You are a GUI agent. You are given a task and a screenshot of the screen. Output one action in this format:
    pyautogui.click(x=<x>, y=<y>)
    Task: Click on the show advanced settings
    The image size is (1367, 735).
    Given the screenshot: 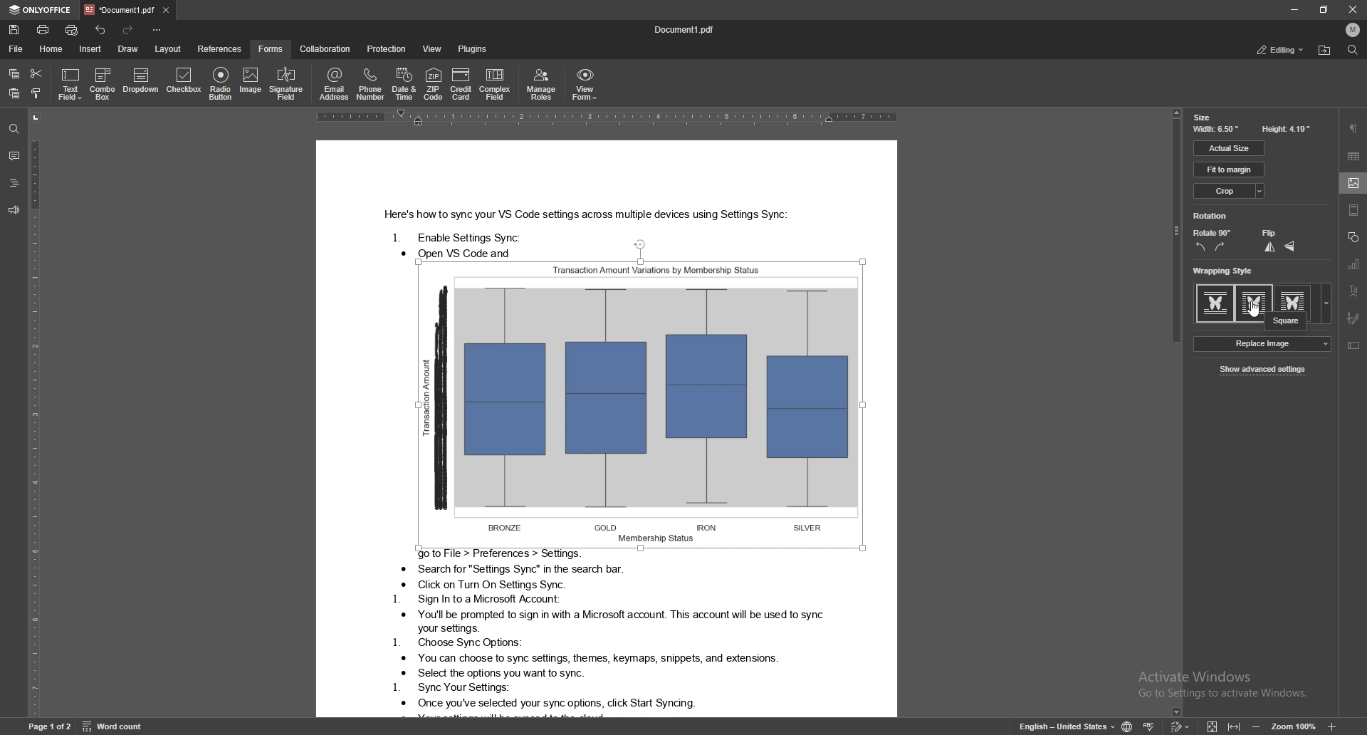 What is the action you would take?
    pyautogui.click(x=1262, y=370)
    